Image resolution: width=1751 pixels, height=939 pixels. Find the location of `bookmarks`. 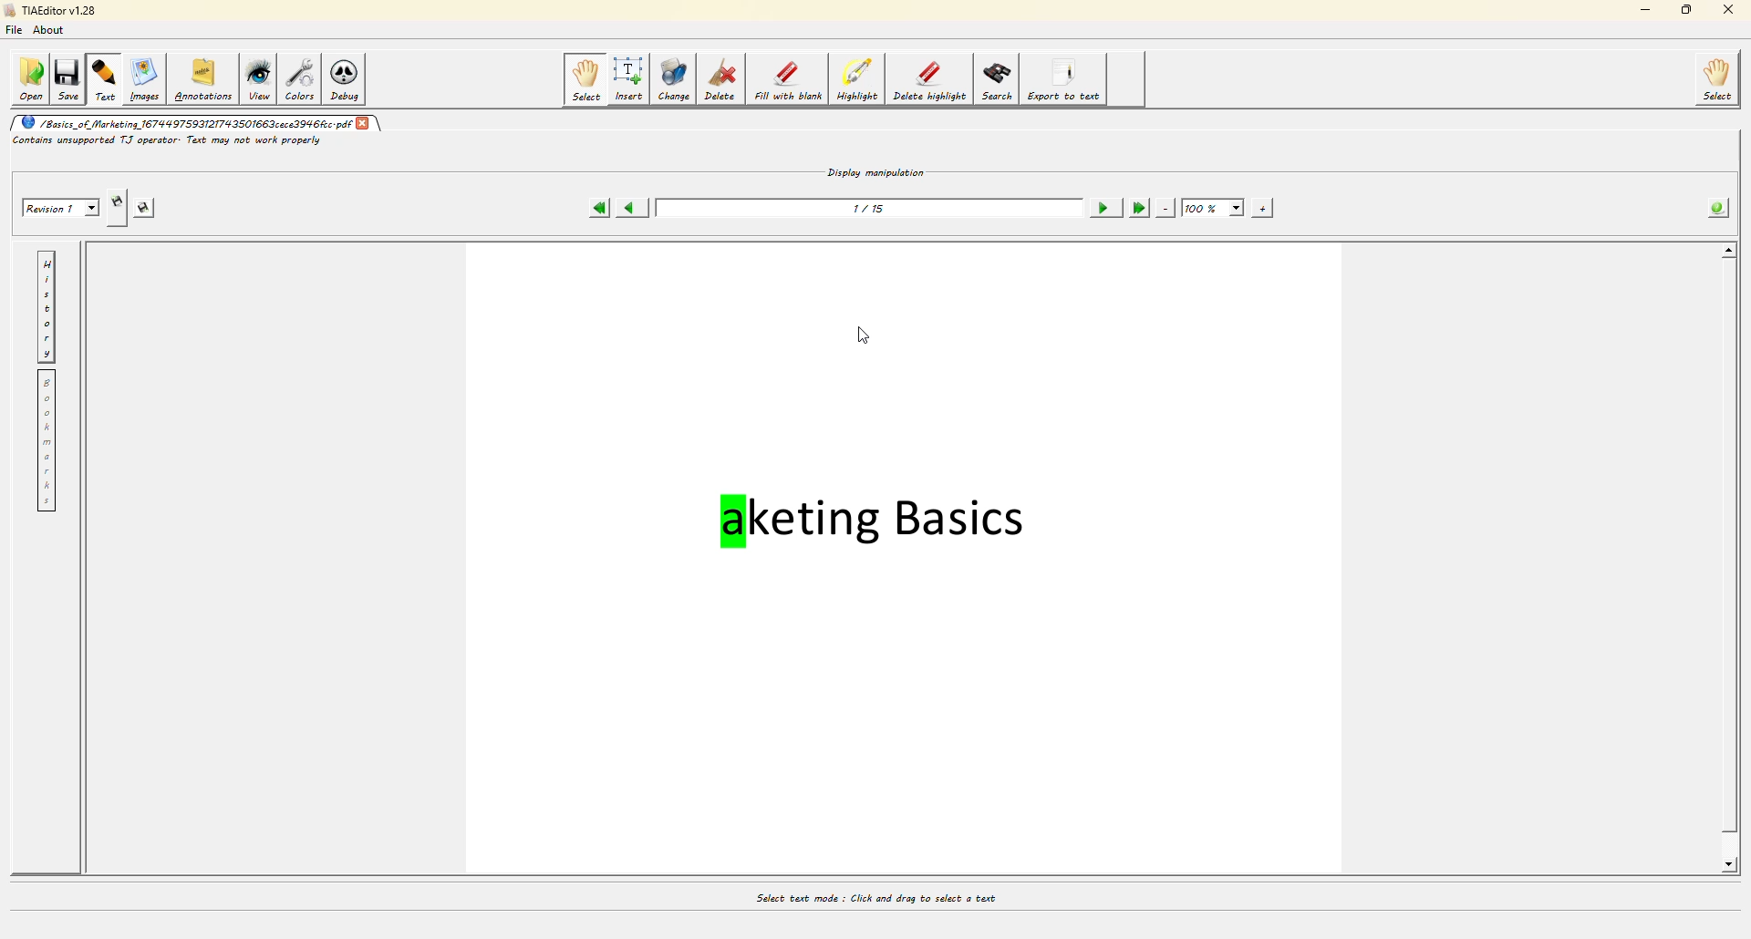

bookmarks is located at coordinates (45, 441).